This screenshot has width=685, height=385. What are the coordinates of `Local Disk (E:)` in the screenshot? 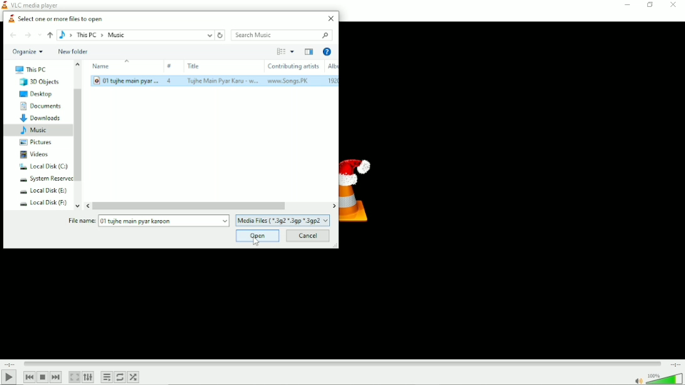 It's located at (41, 191).